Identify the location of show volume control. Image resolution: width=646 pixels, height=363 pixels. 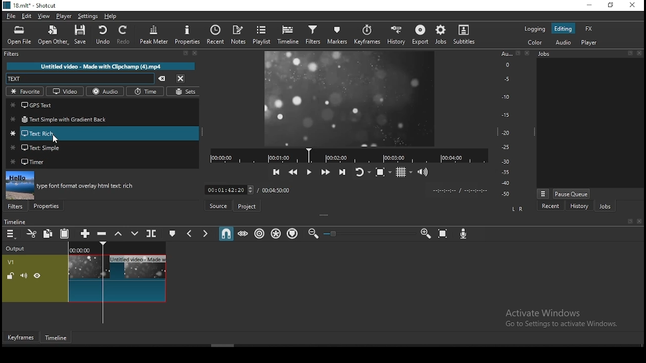
(423, 171).